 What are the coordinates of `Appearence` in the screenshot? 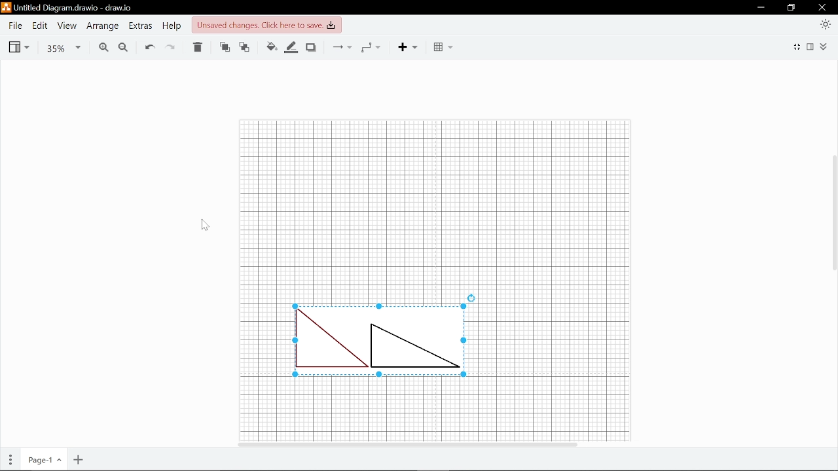 It's located at (824, 24).